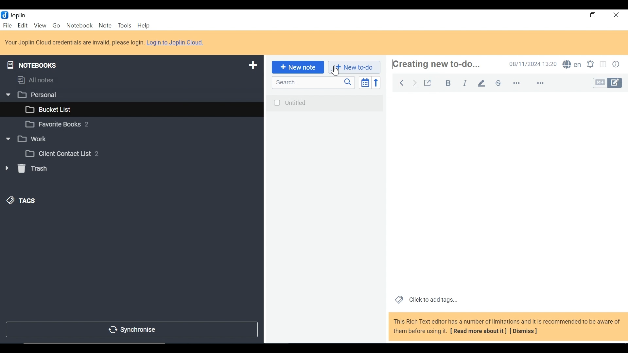 Image resolution: width=628 pixels, height=353 pixels. What do you see at coordinates (144, 26) in the screenshot?
I see `Help` at bounding box center [144, 26].